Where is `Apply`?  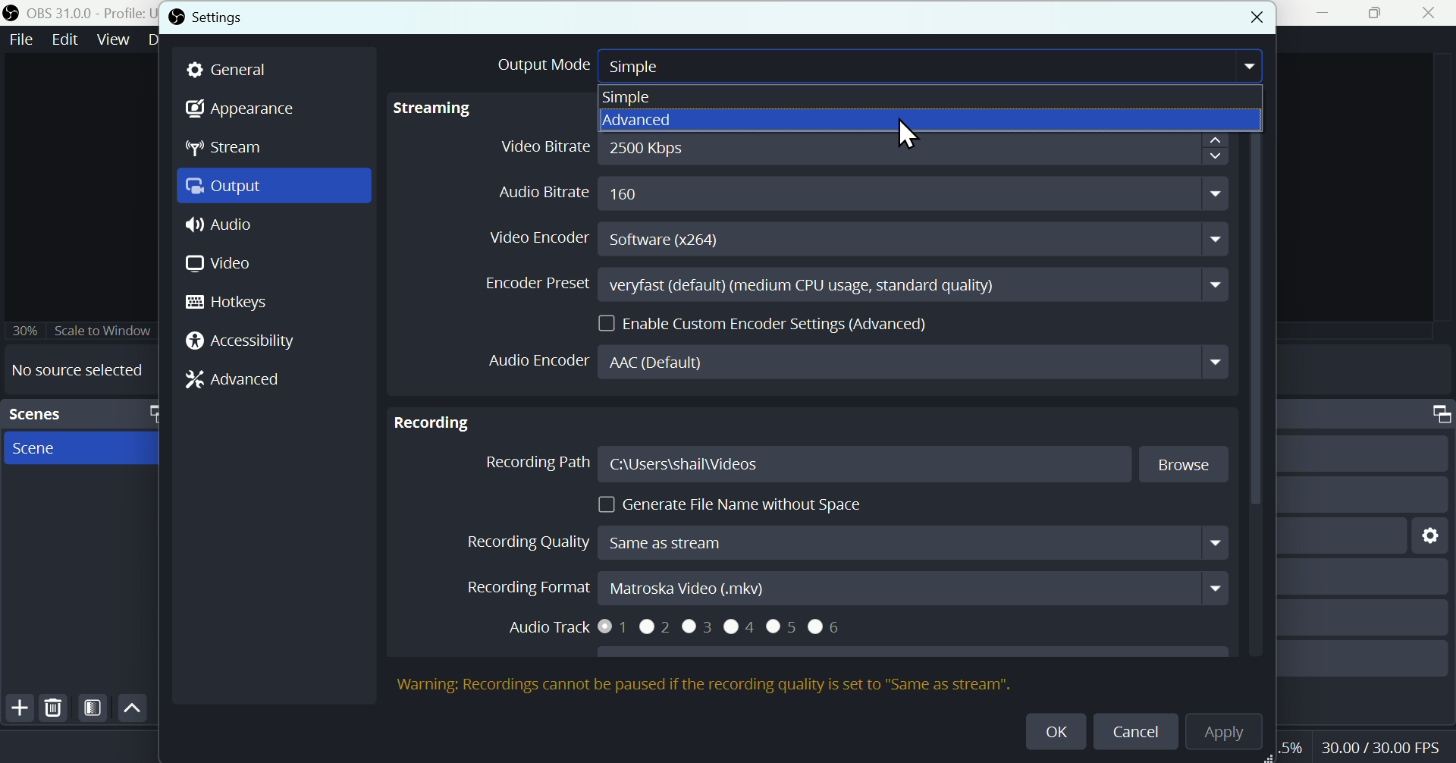 Apply is located at coordinates (1232, 733).